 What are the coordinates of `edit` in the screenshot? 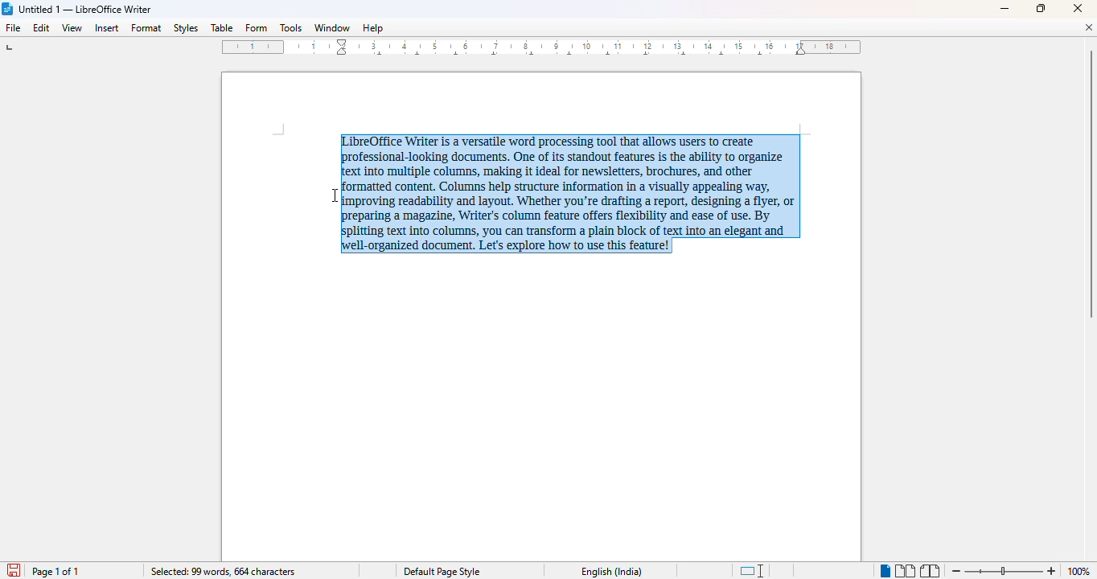 It's located at (42, 27).